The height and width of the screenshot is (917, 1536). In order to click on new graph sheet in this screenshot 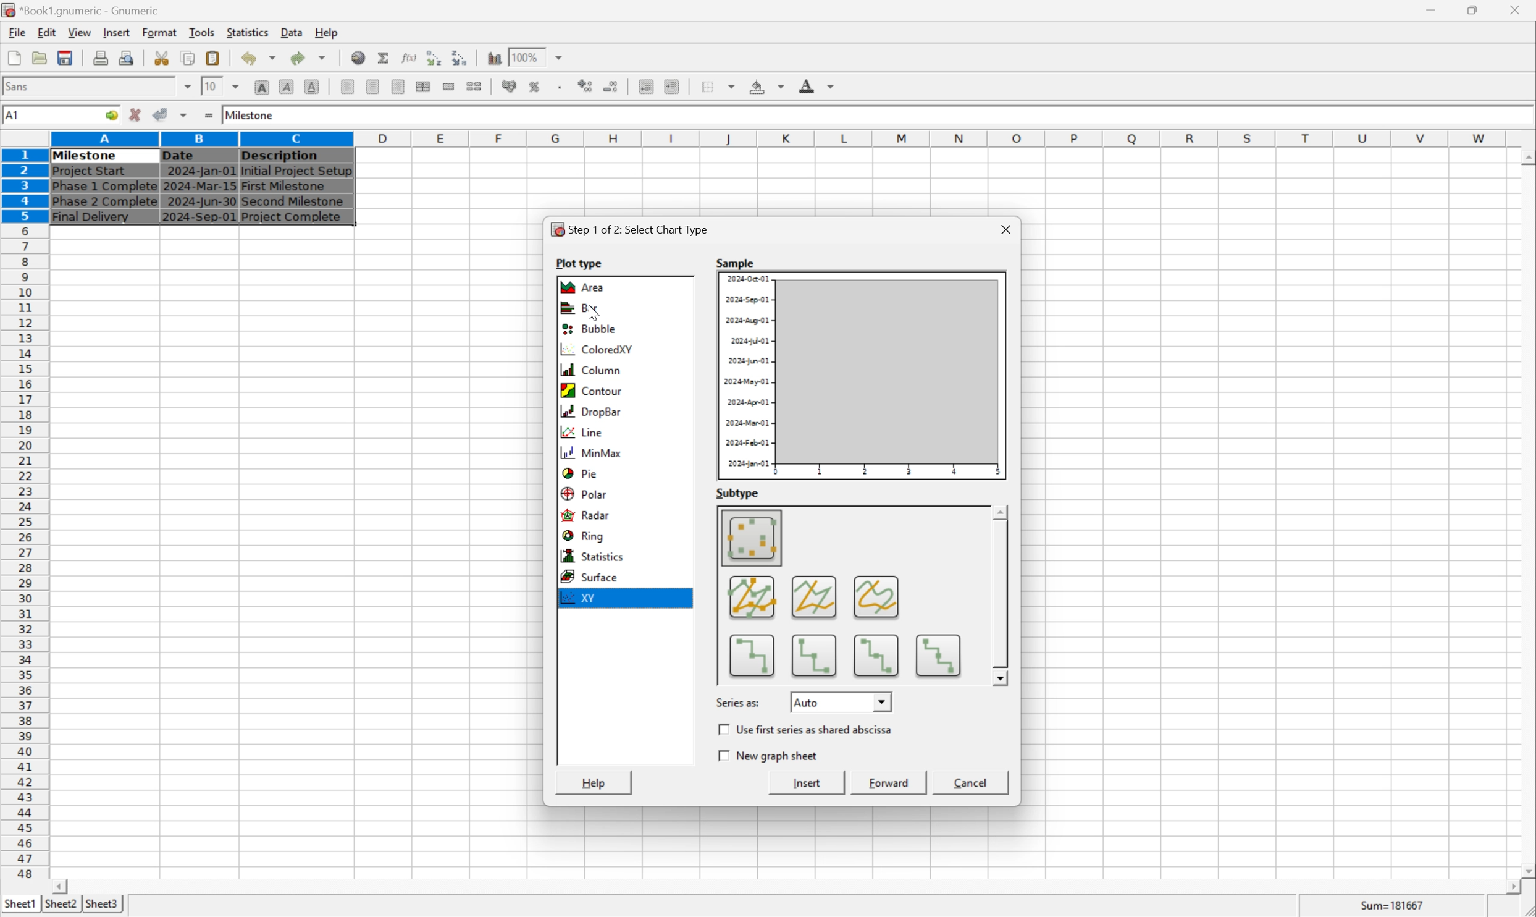, I will do `click(770, 756)`.